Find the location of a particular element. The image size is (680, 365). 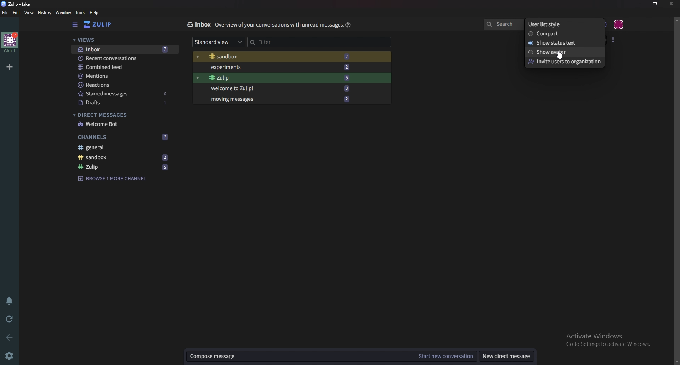

Compact is located at coordinates (563, 34).